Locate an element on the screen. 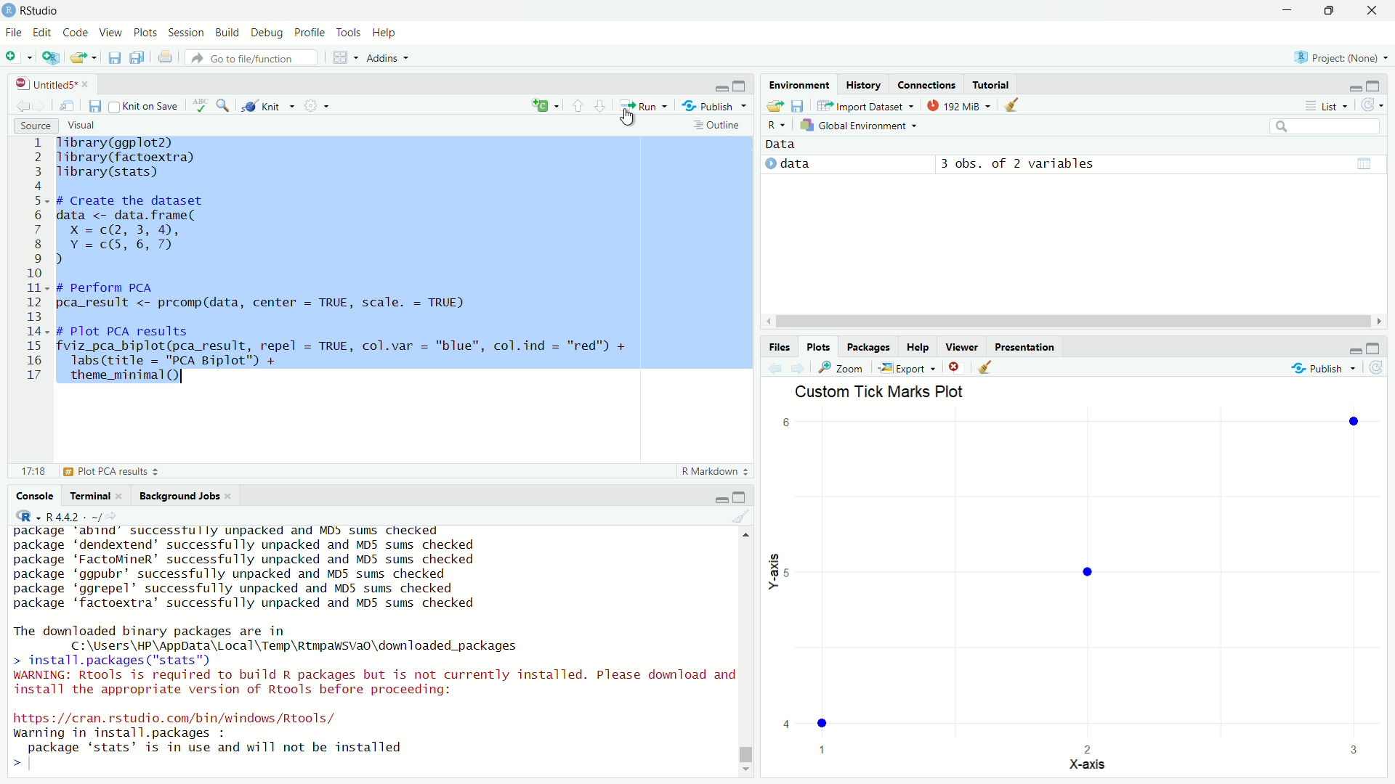  find and replace is located at coordinates (227, 105).